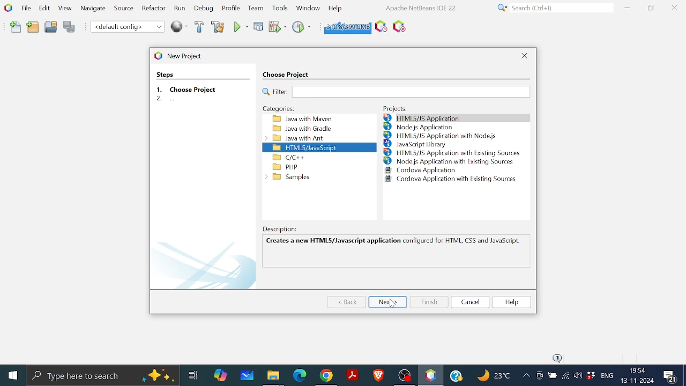 This screenshot has height=386, width=686. I want to click on Run project, so click(278, 27).